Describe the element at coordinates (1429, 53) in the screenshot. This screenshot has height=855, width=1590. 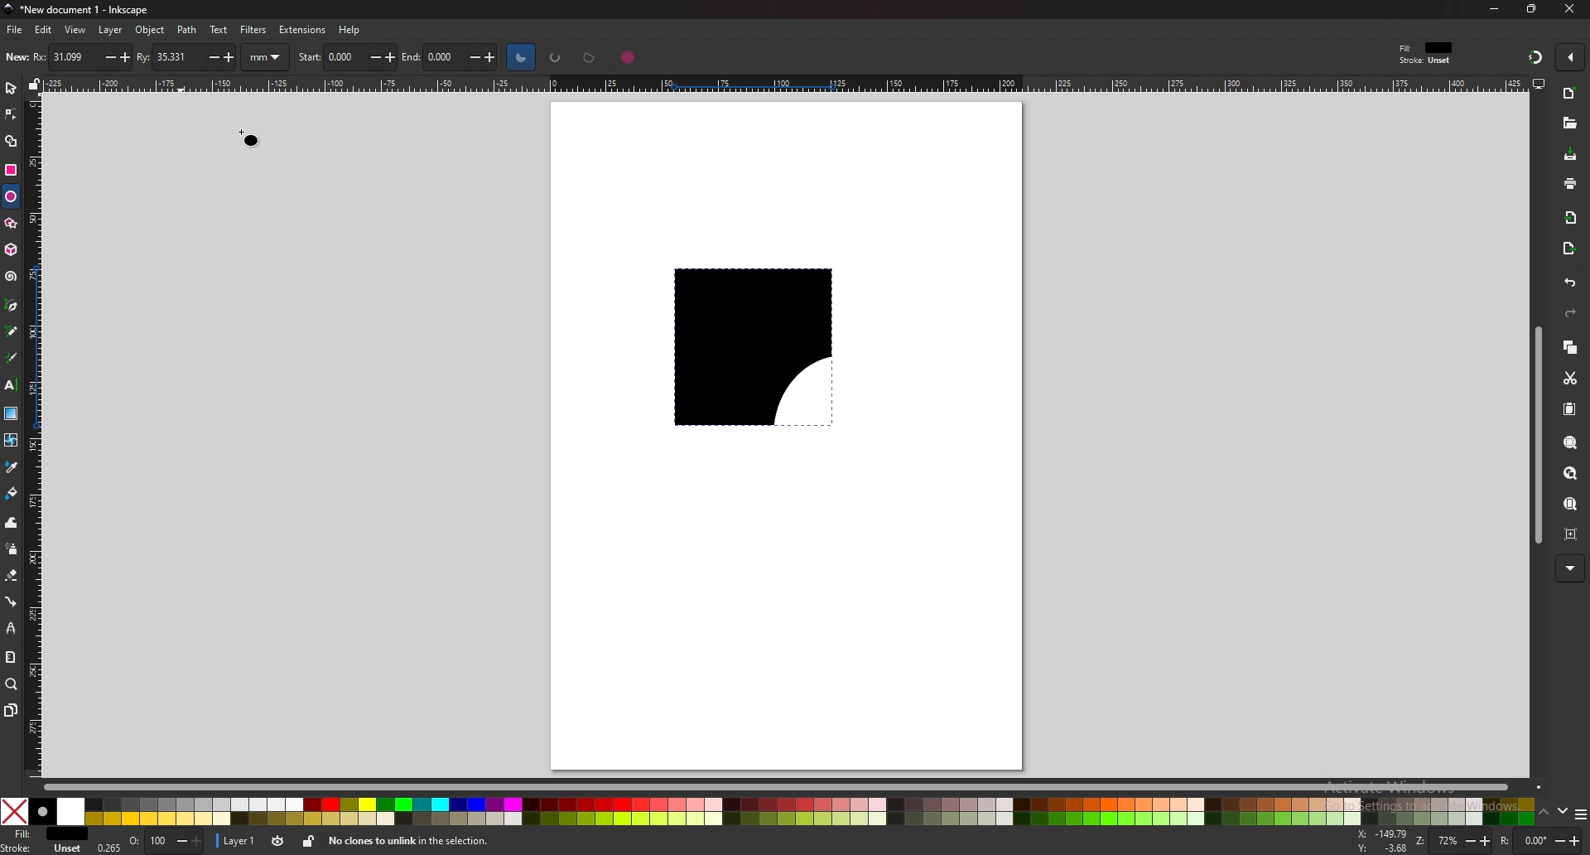
I see `style` at that location.